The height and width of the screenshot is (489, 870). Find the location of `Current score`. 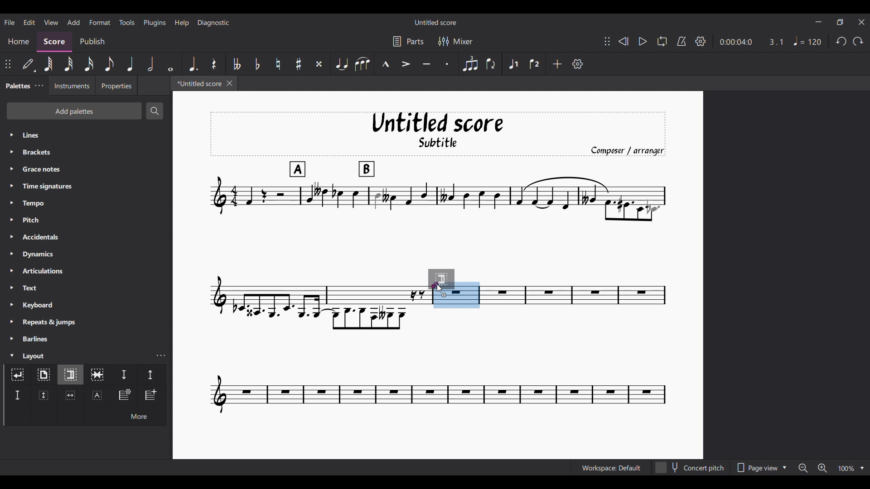

Current score is located at coordinates (574, 288).